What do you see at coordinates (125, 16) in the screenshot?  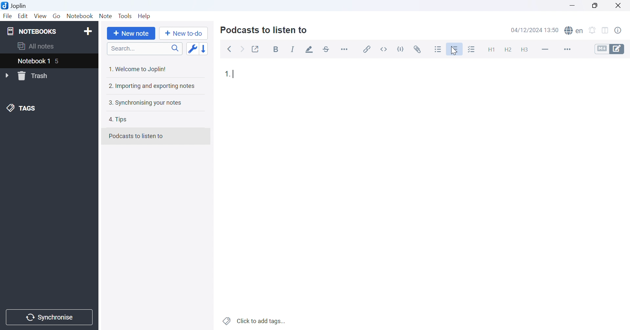 I see `Tools` at bounding box center [125, 16].